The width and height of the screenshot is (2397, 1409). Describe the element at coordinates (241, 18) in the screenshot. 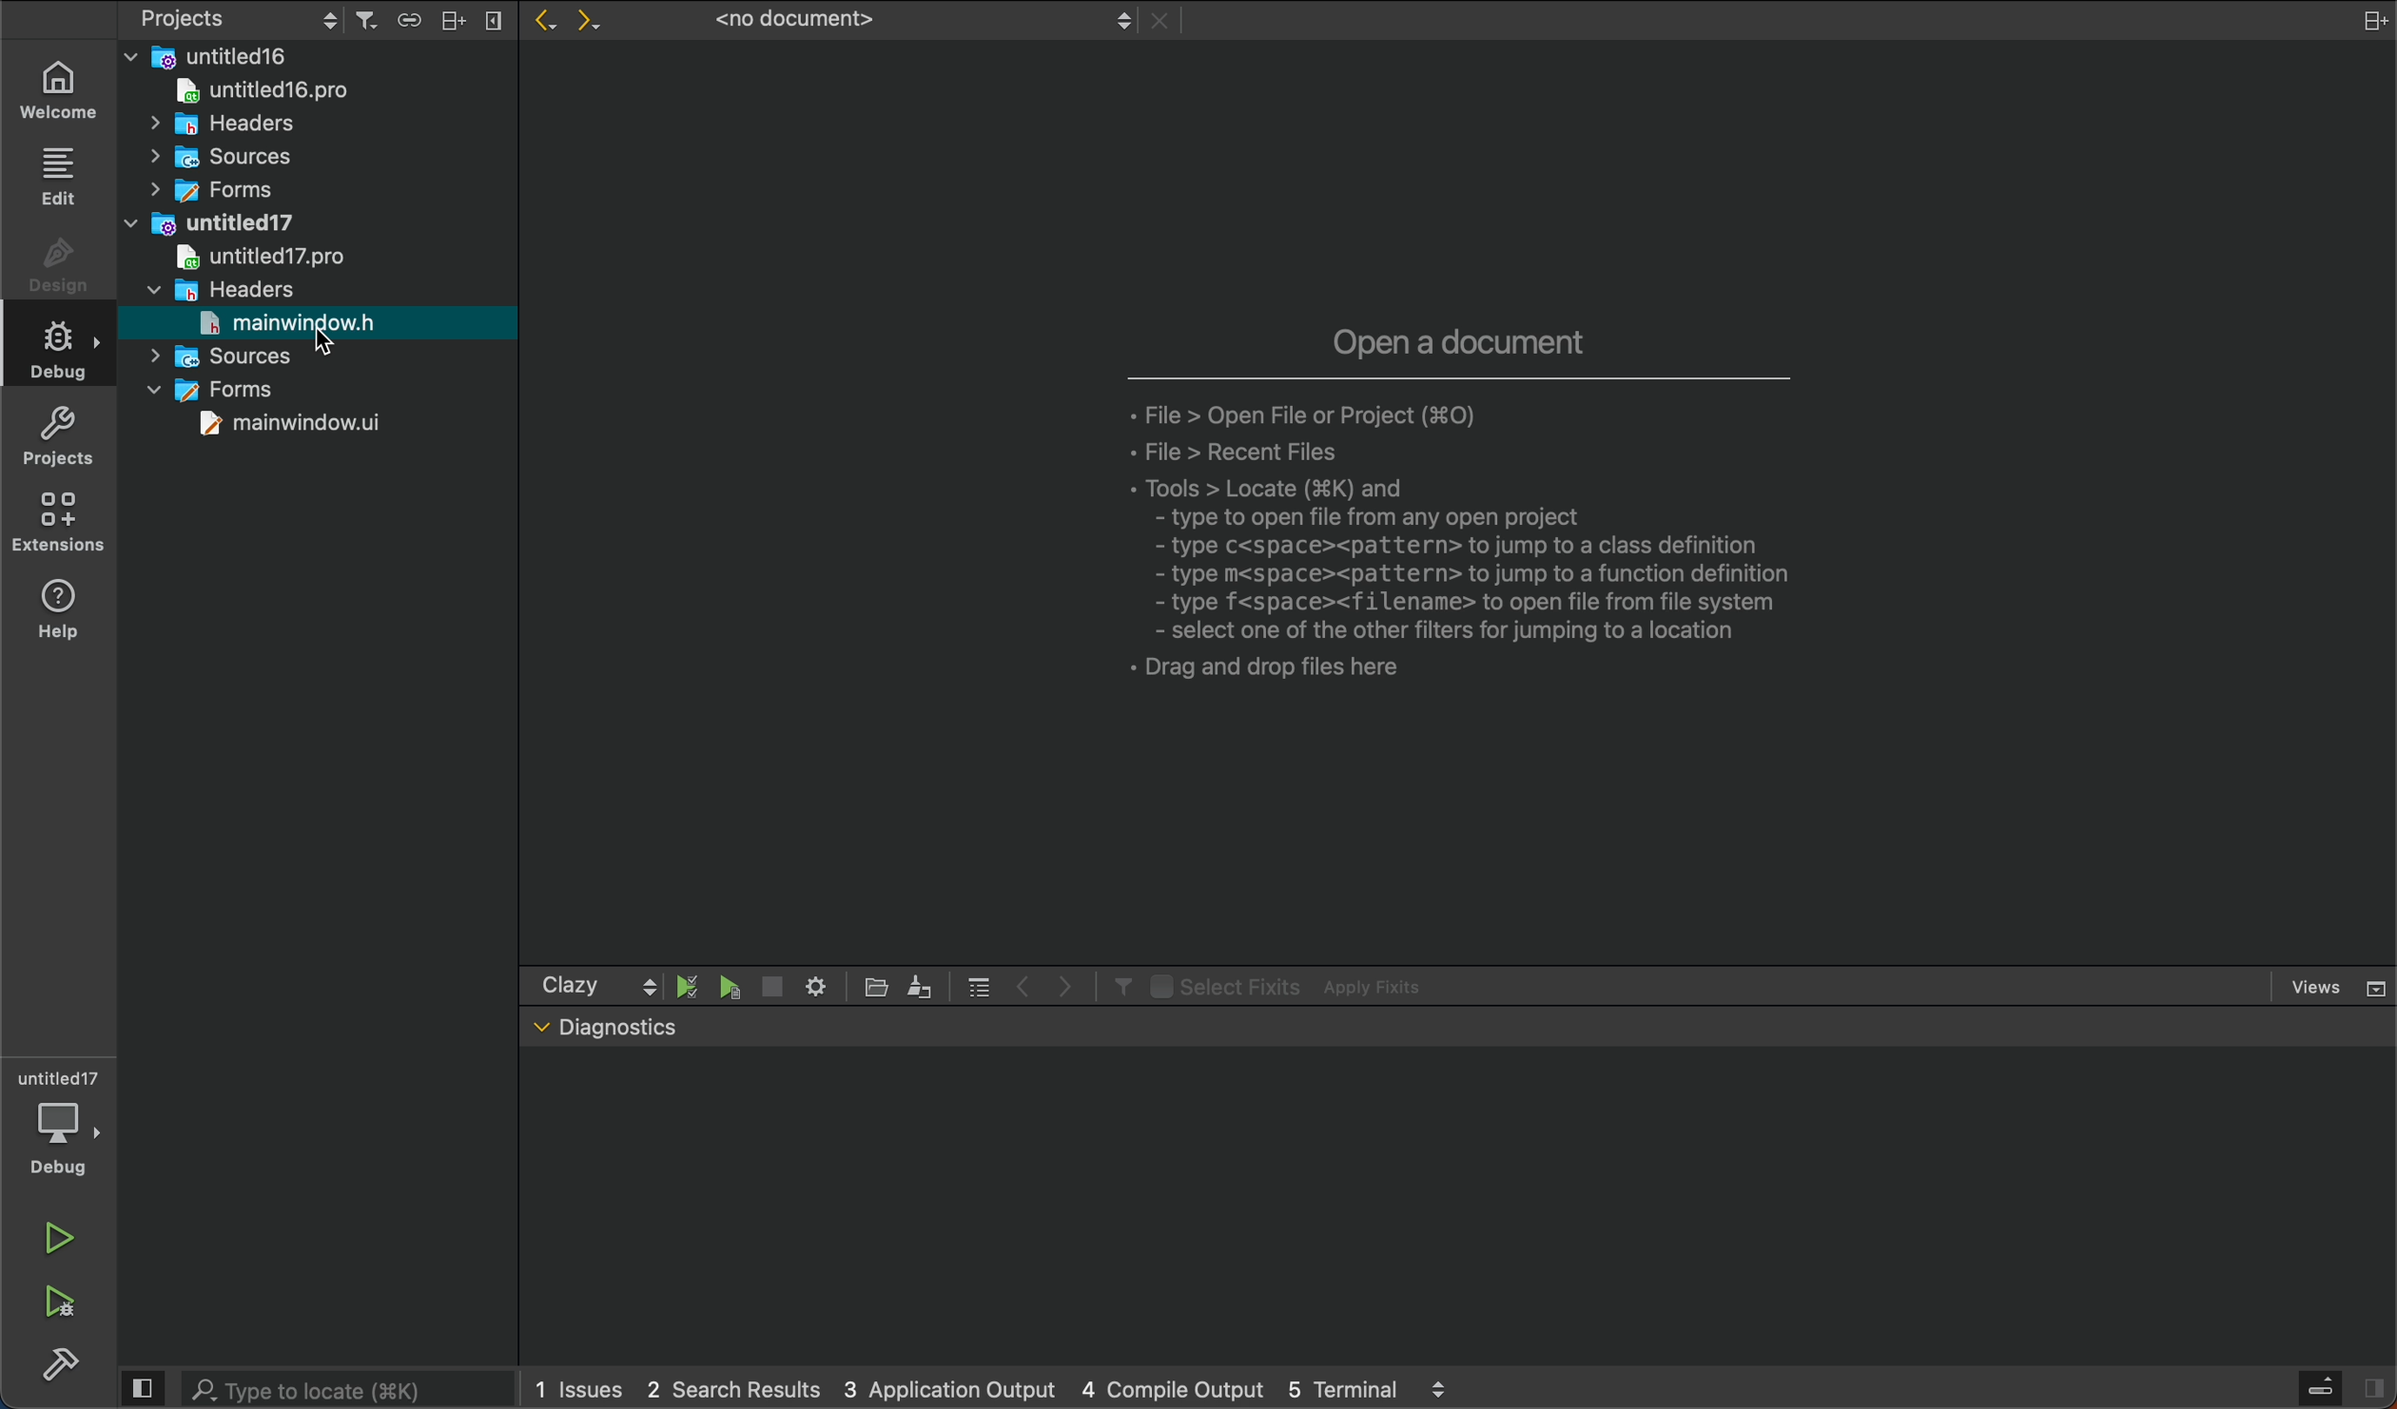

I see `project settings` at that location.